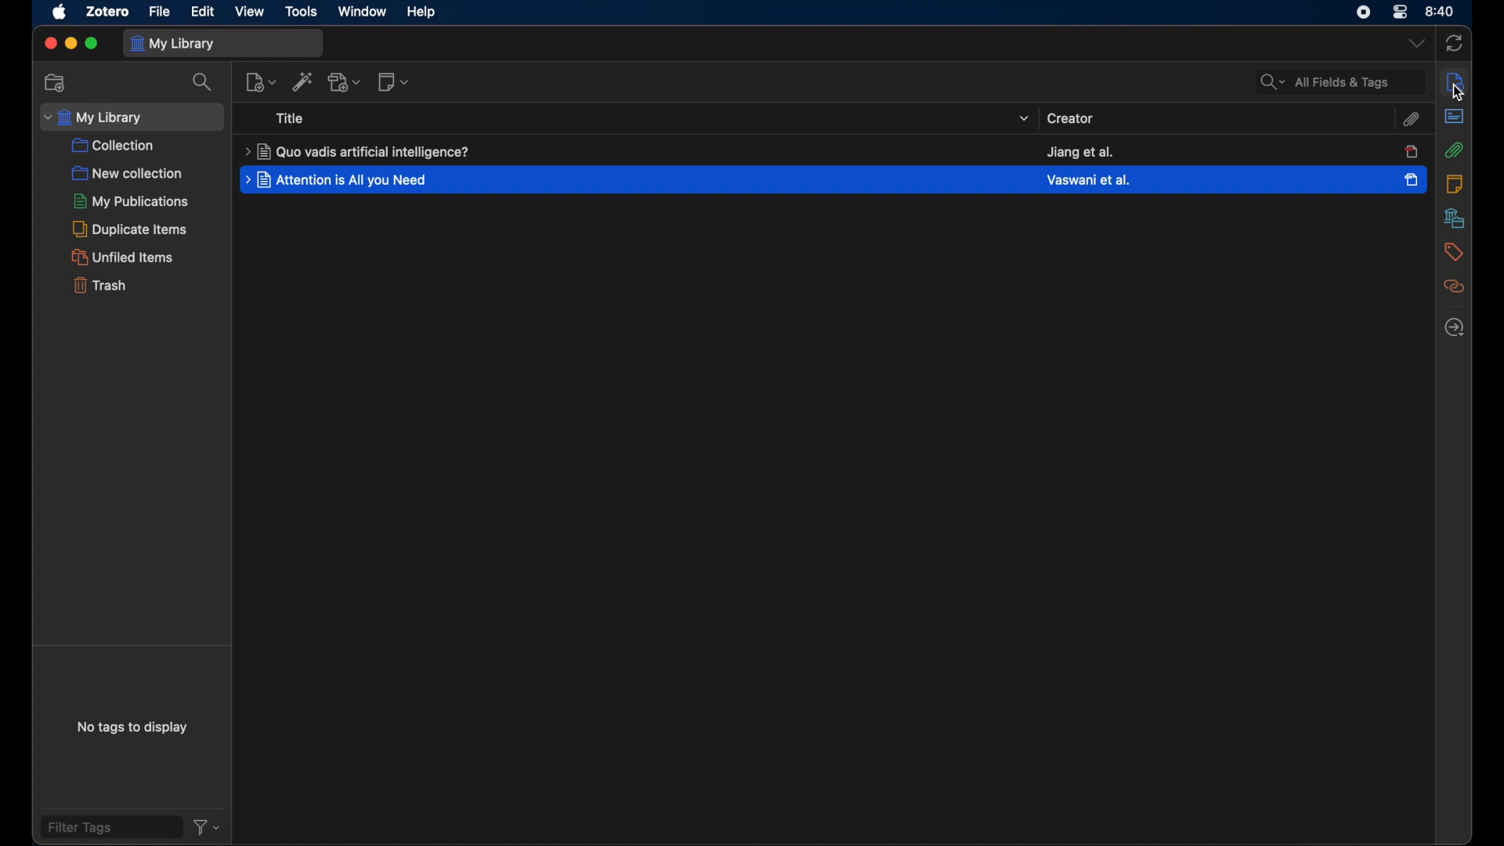 Image resolution: width=1504 pixels, height=846 pixels. Describe the element at coordinates (1365, 12) in the screenshot. I see `screen recorder` at that location.